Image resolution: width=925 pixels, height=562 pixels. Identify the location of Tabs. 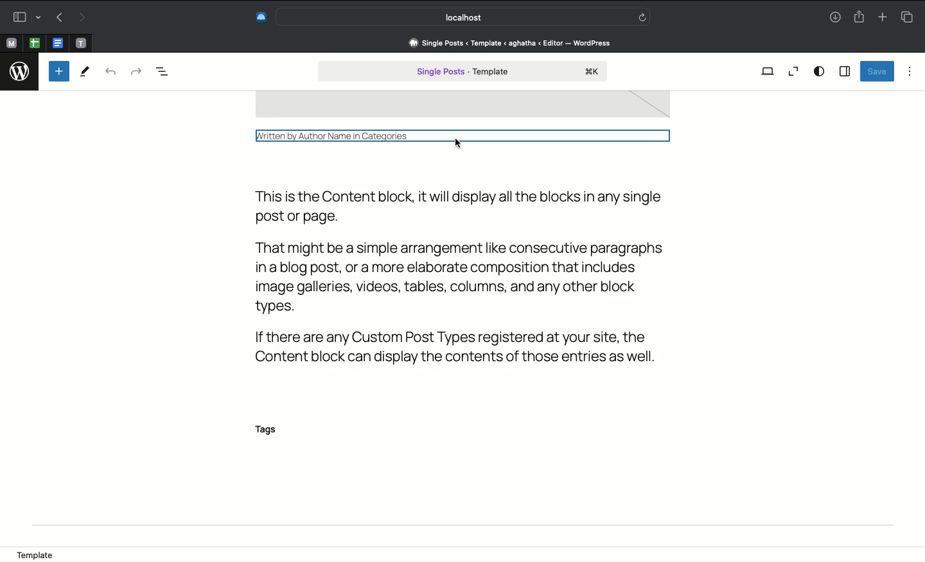
(906, 17).